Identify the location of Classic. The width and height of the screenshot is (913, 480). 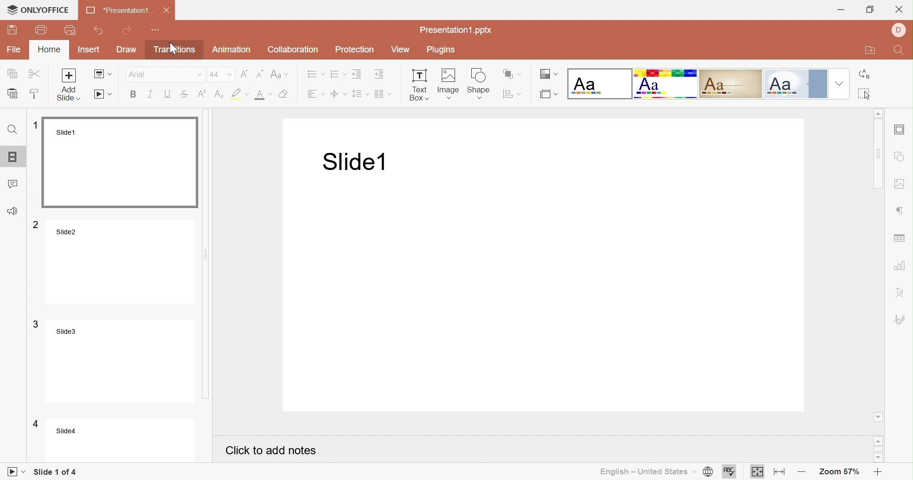
(733, 85).